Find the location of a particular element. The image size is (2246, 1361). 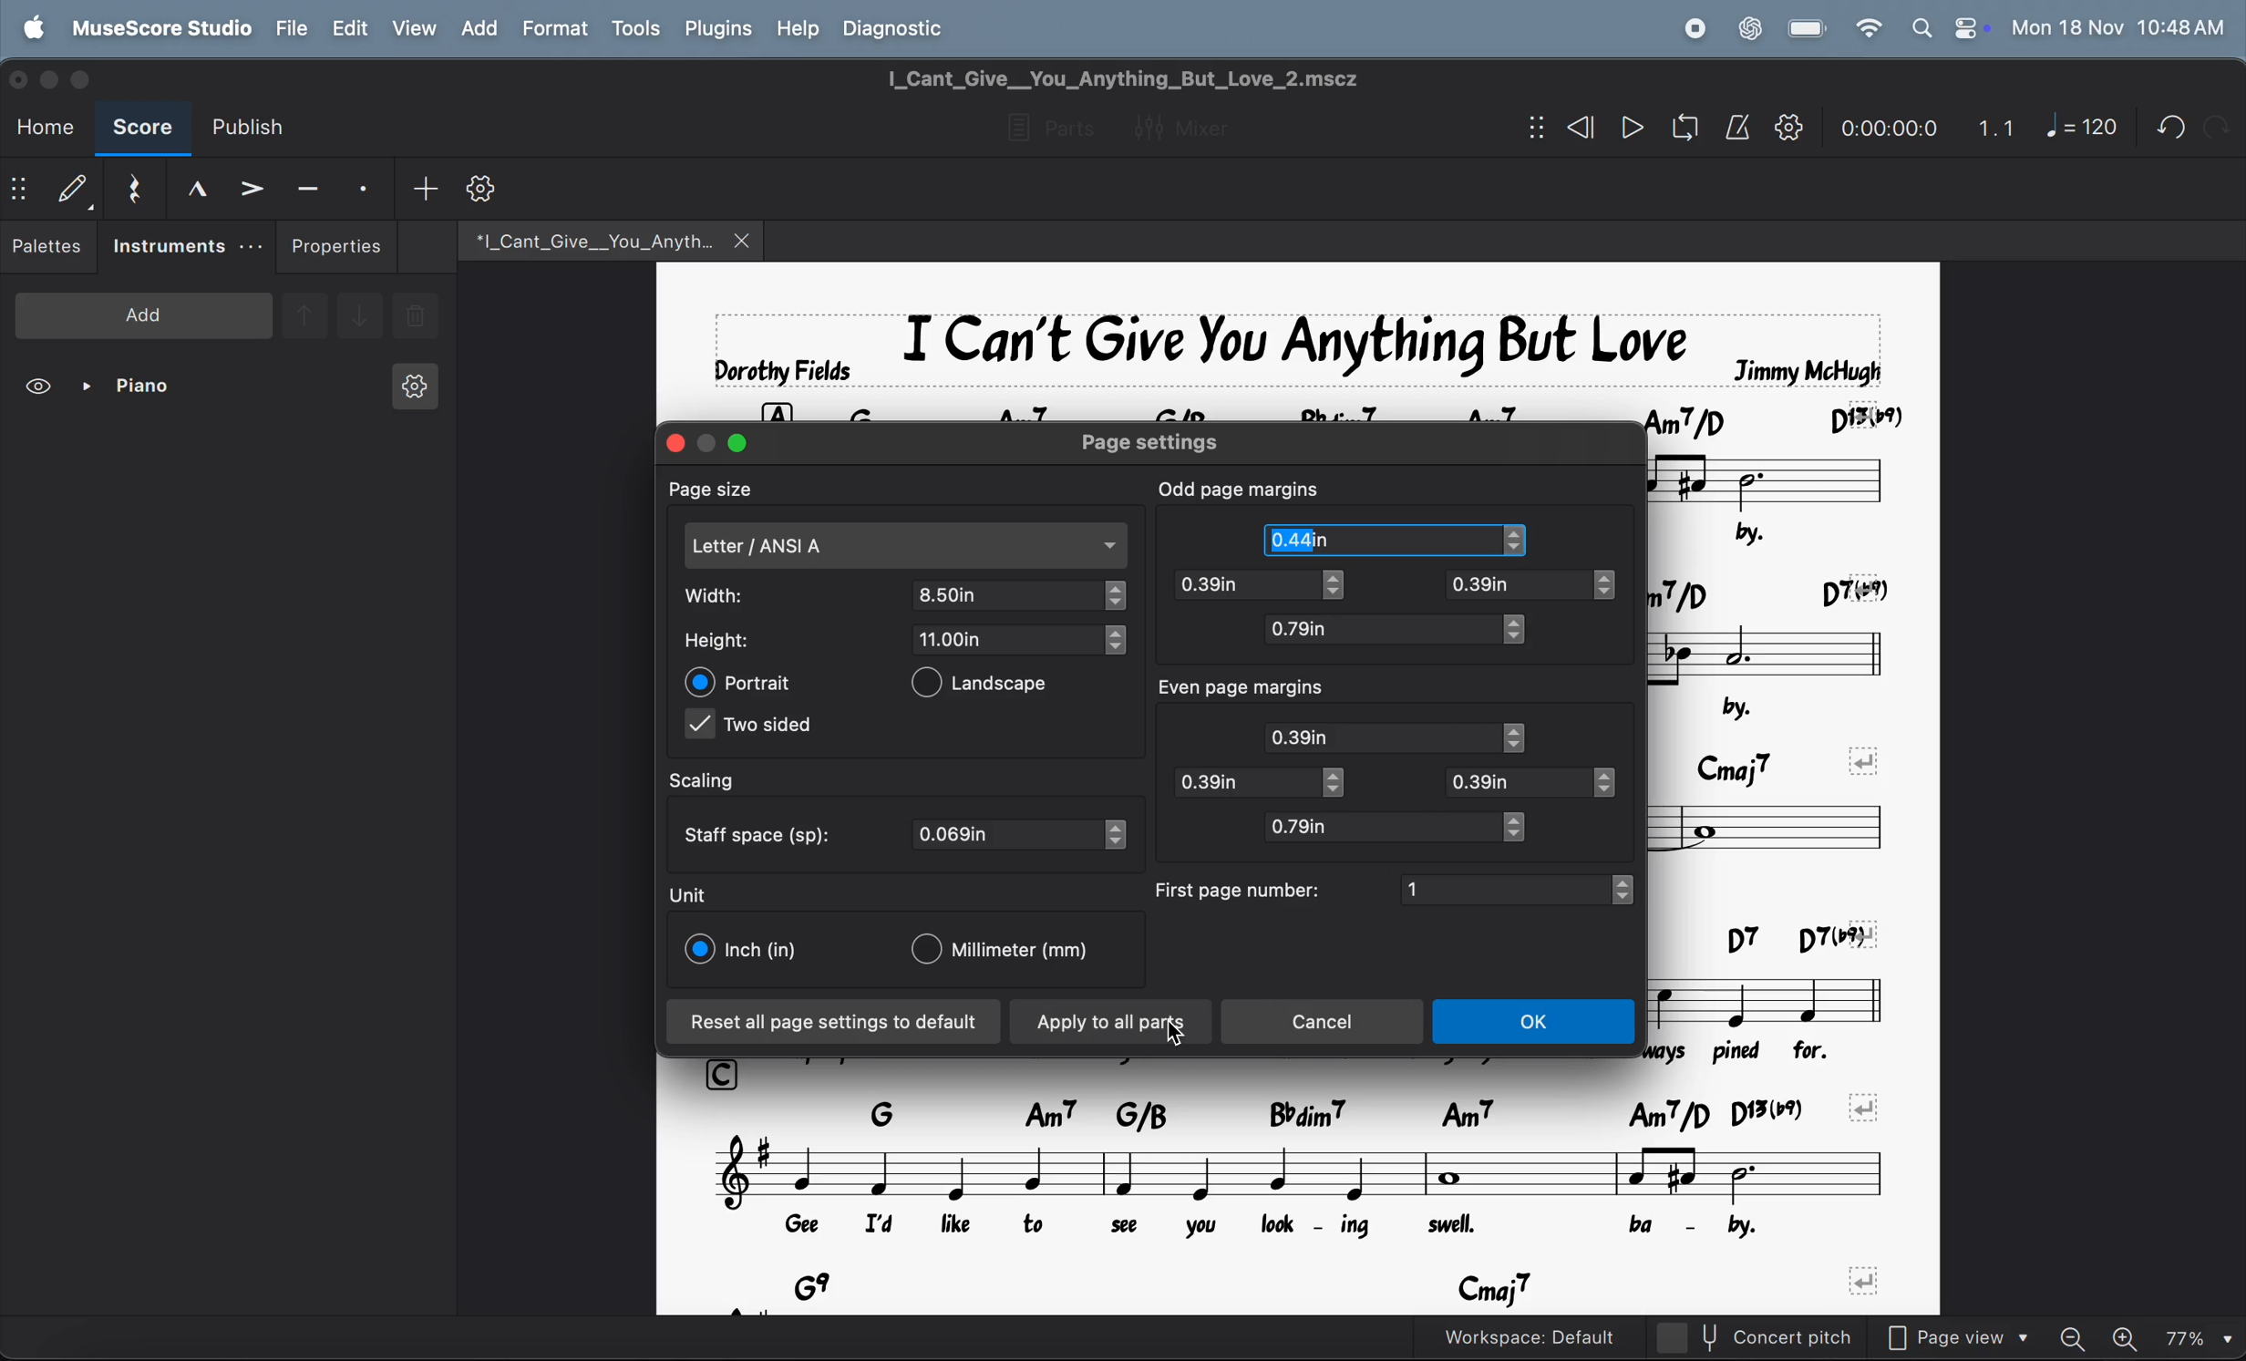

Song title and author is located at coordinates (1291, 340).